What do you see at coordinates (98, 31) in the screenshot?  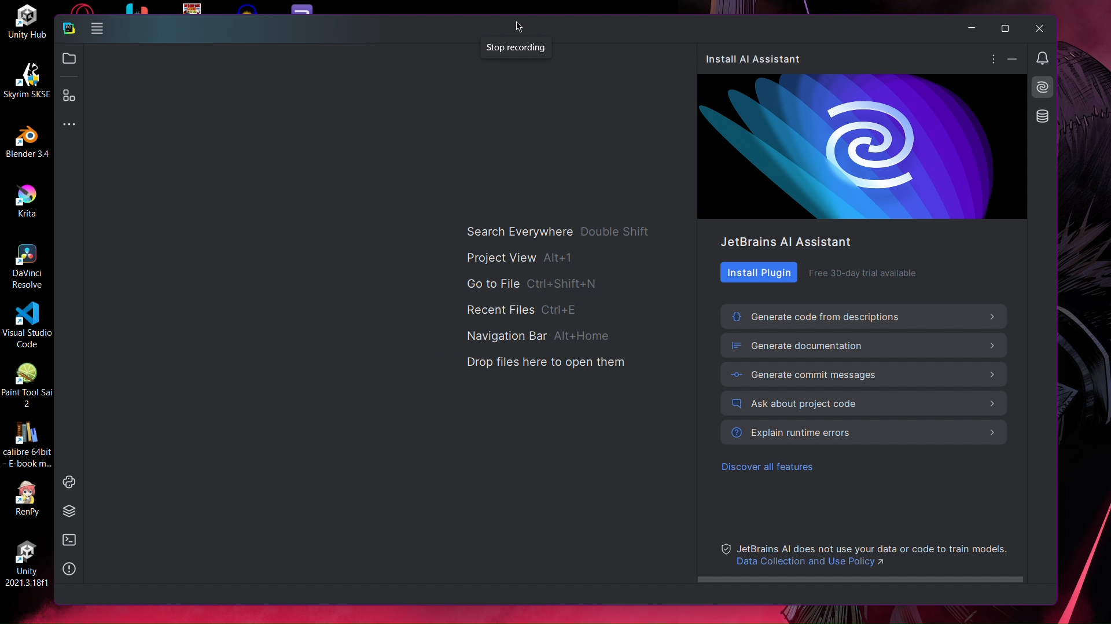 I see `Menu` at bounding box center [98, 31].